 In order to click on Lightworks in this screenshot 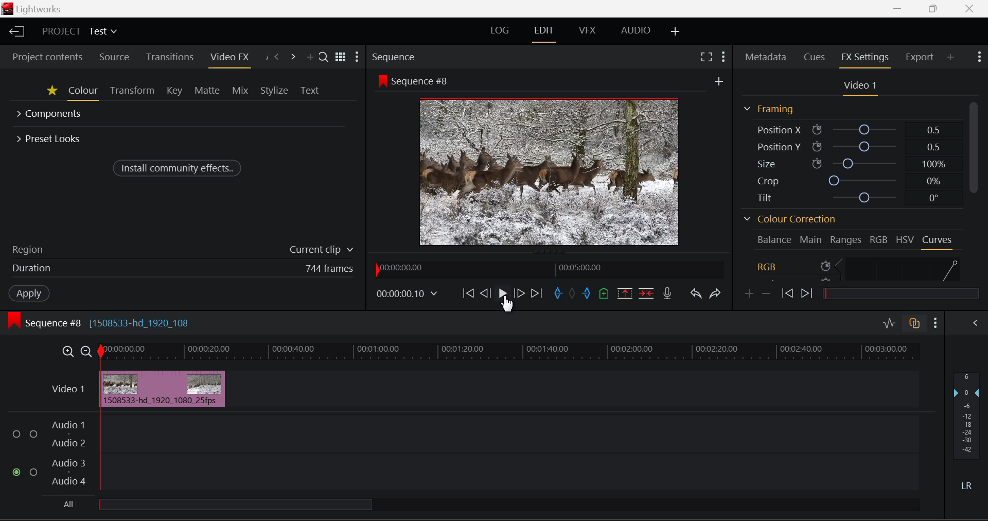, I will do `click(42, 9)`.